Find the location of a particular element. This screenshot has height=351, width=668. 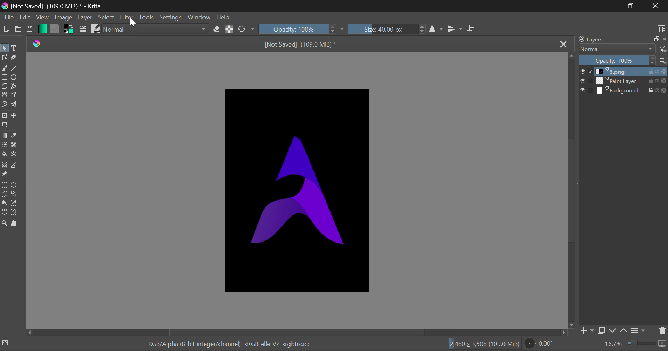

Add Layer is located at coordinates (587, 331).